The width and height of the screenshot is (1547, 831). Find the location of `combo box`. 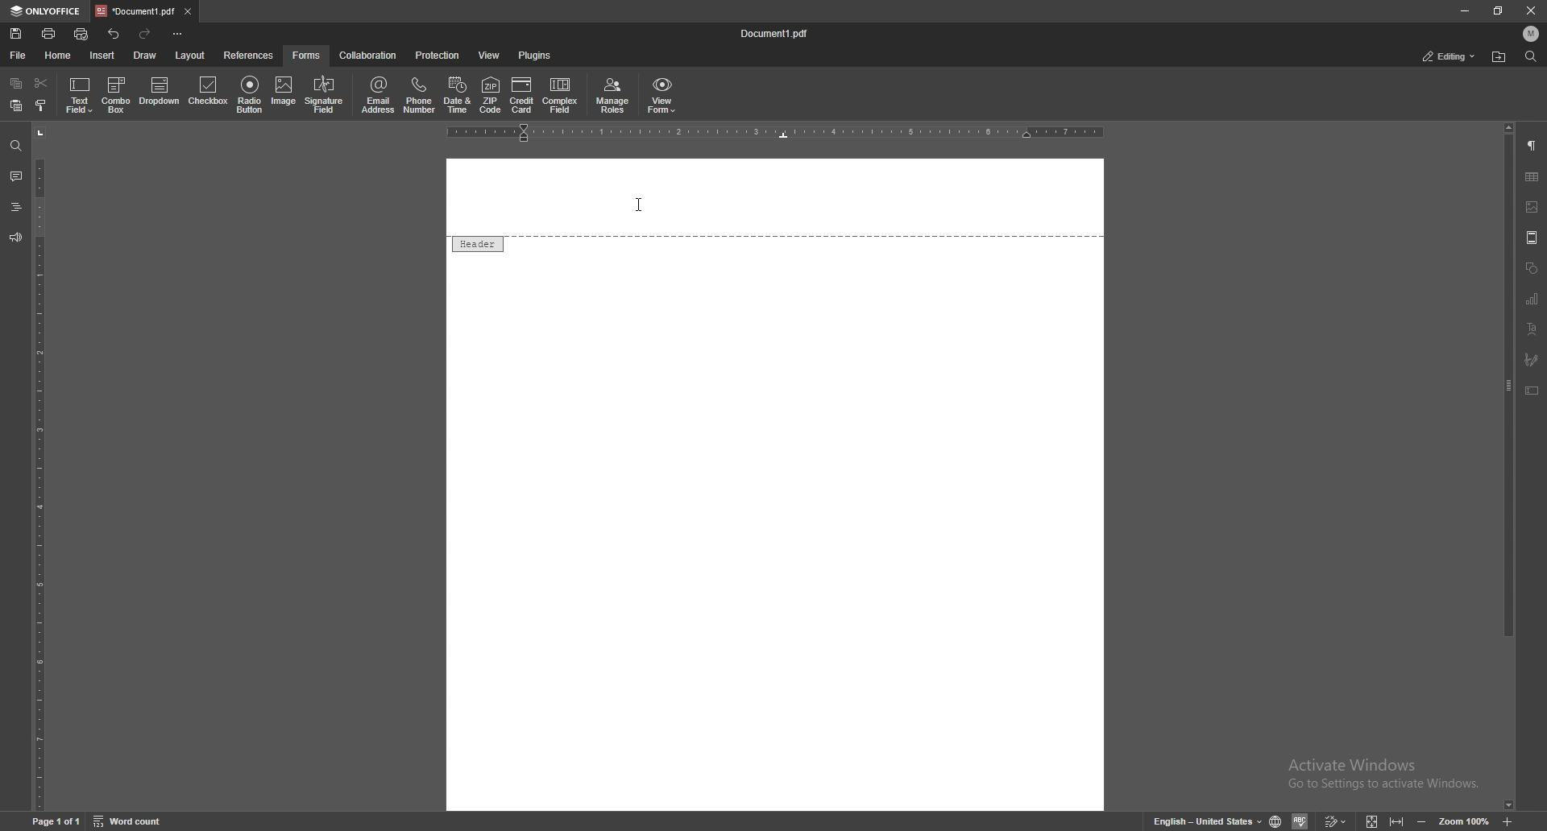

combo box is located at coordinates (117, 94).